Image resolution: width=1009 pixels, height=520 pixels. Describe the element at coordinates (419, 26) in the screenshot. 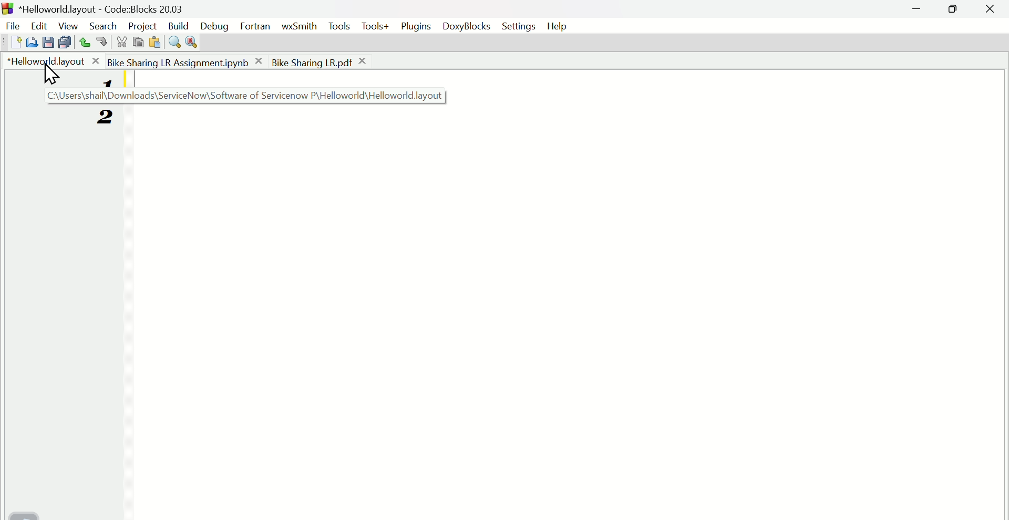

I see `Plugins` at that location.